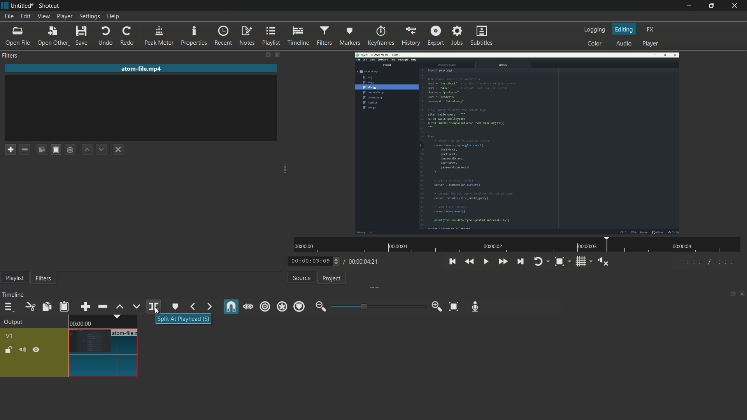  Describe the element at coordinates (127, 36) in the screenshot. I see `redo` at that location.